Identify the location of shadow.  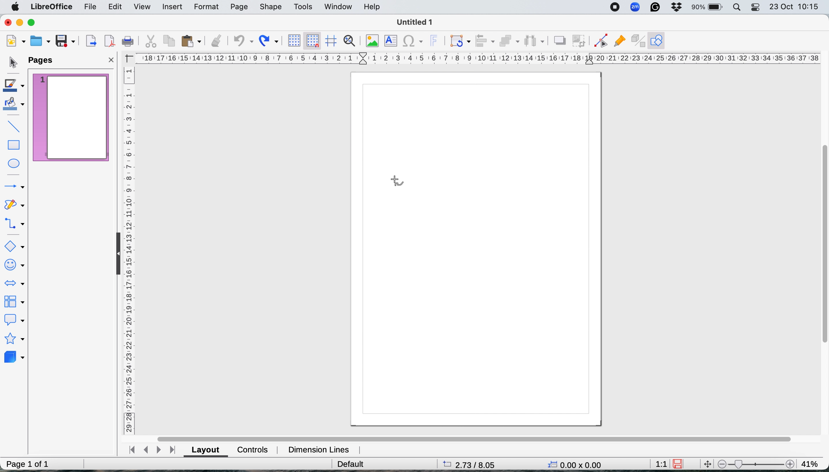
(560, 41).